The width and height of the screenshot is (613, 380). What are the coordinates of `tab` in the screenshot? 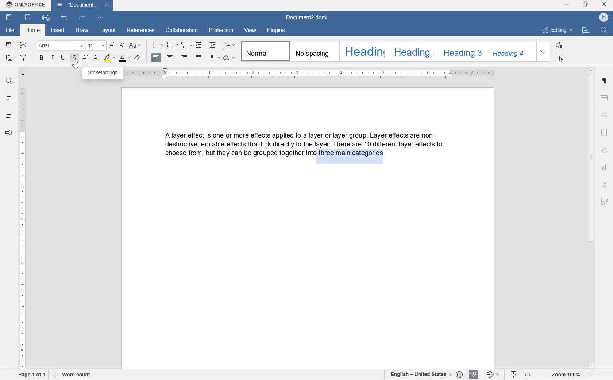 It's located at (23, 73).